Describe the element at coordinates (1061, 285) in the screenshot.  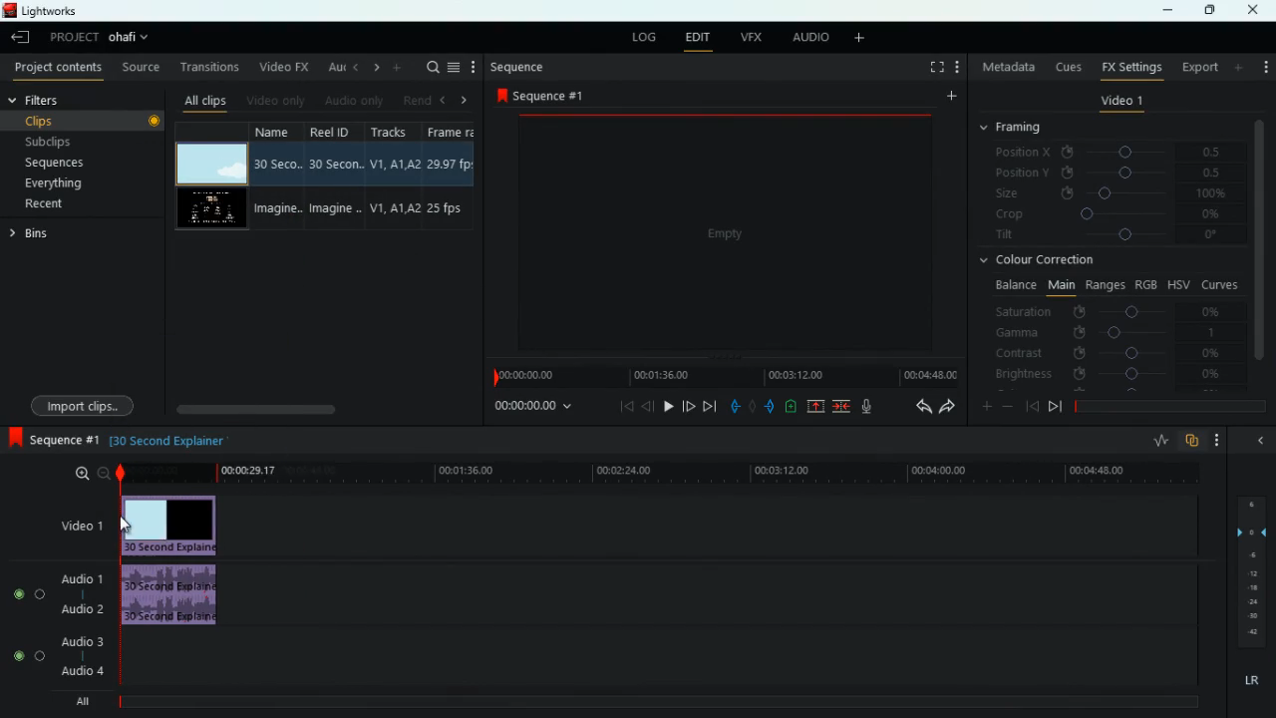
I see `main` at that location.